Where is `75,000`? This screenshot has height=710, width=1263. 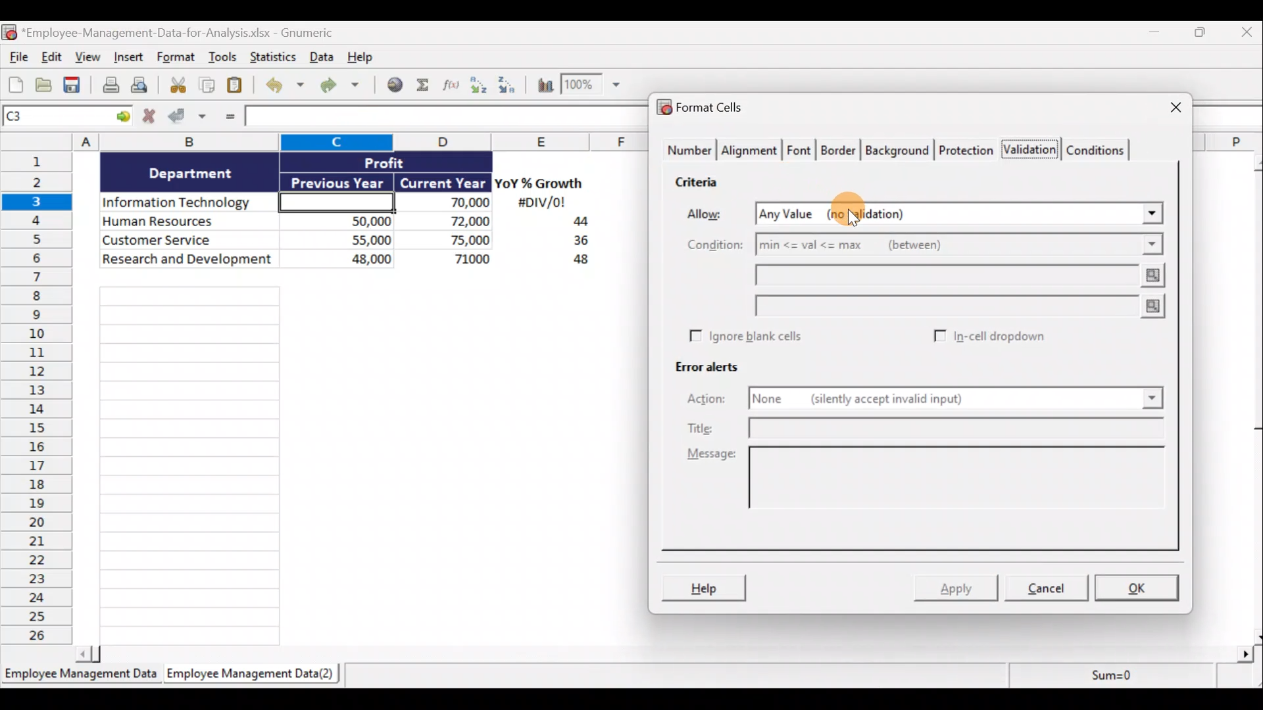 75,000 is located at coordinates (451, 241).